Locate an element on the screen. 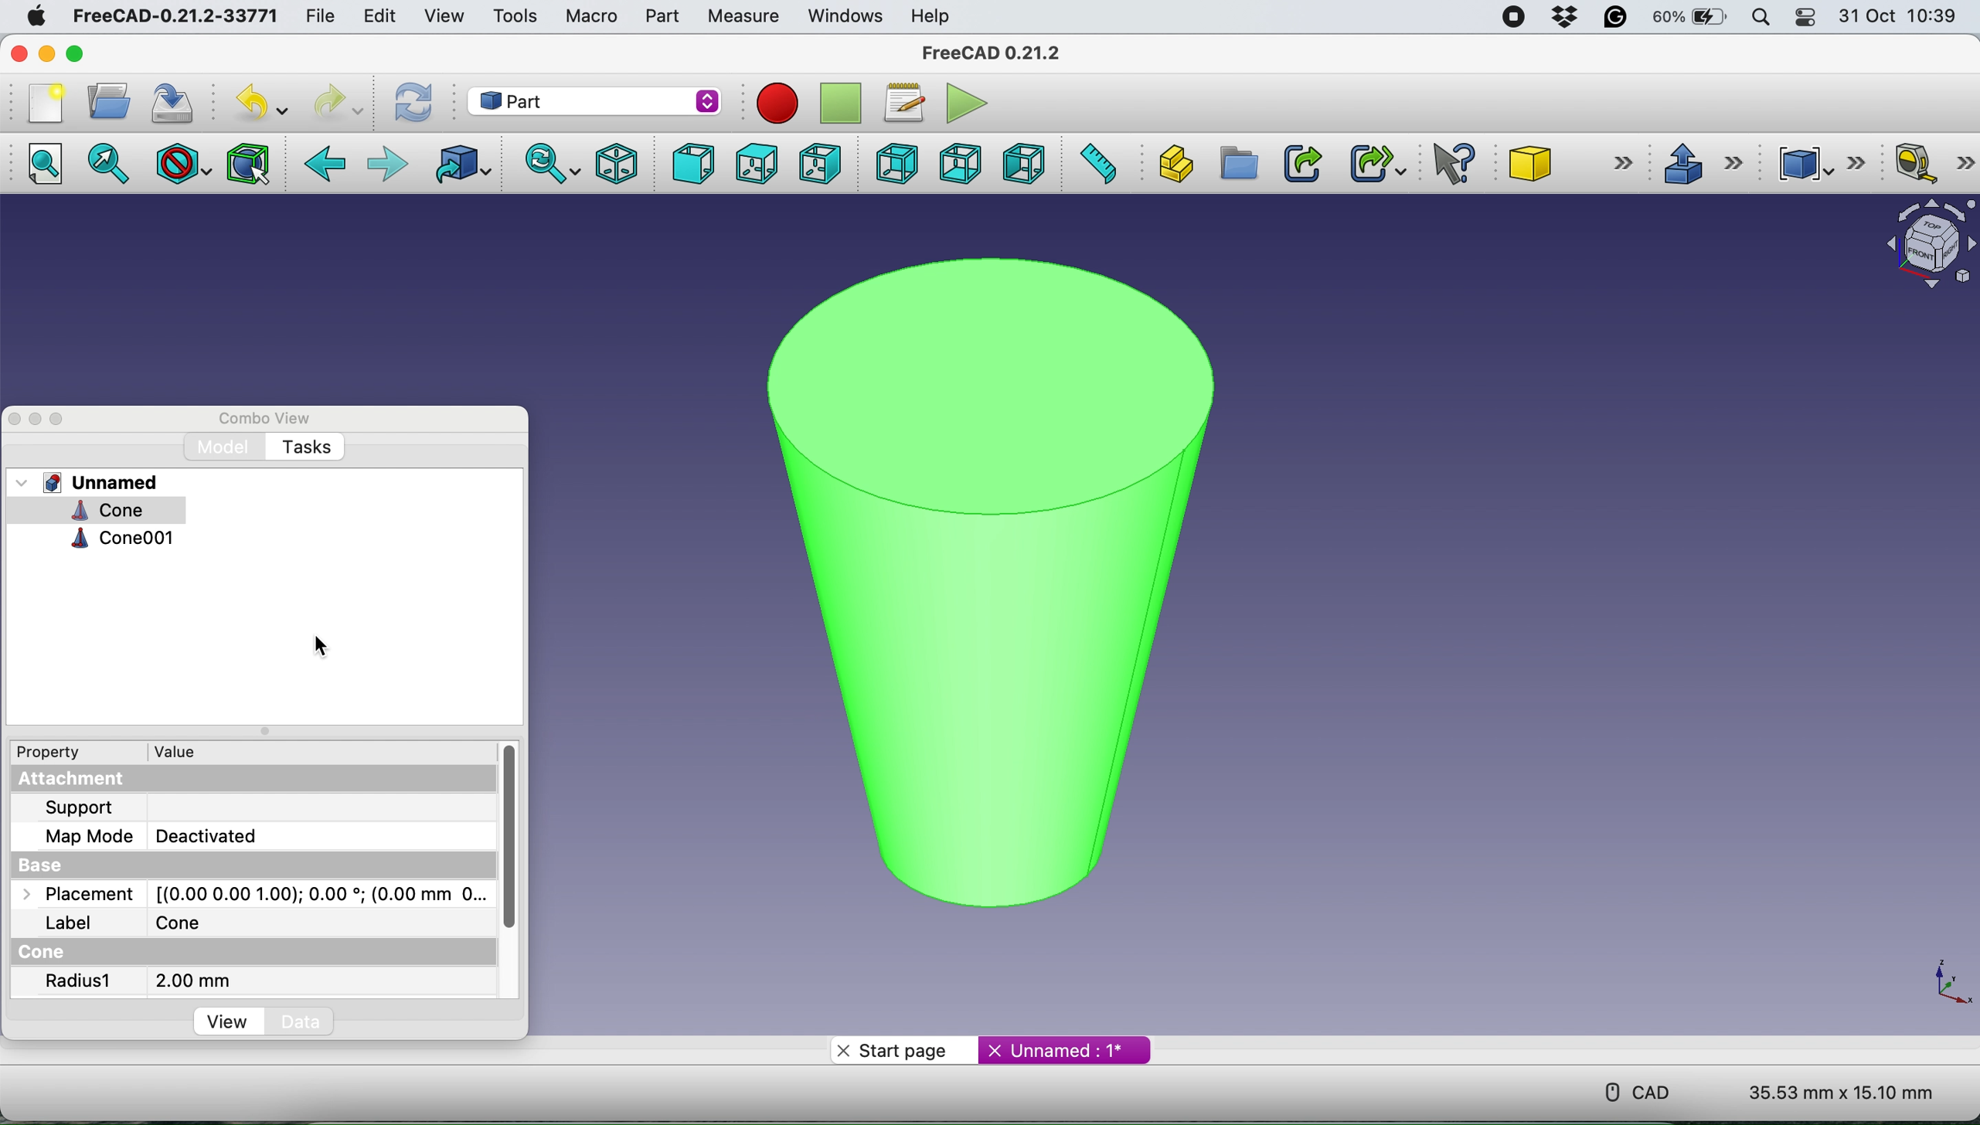  create part is located at coordinates (1175, 161).